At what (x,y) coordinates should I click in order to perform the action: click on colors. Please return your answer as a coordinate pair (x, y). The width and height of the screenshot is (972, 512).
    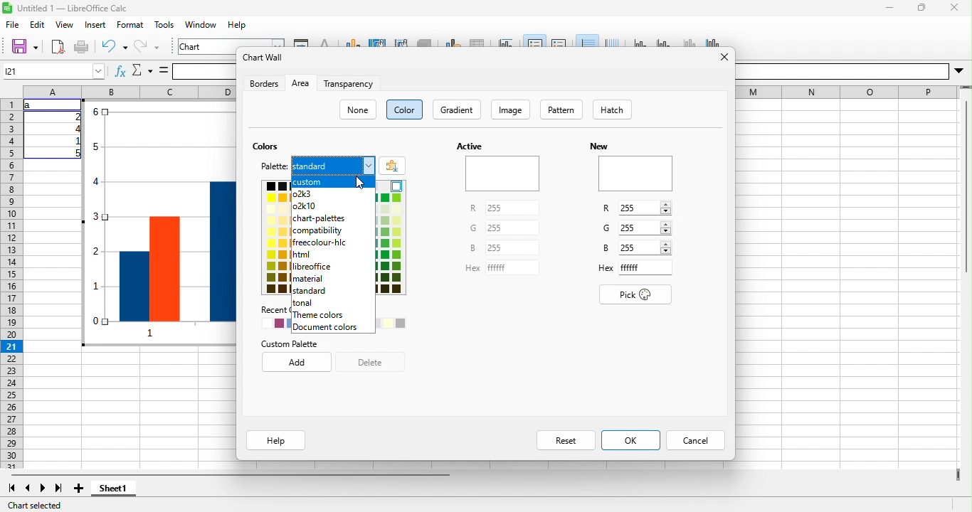
    Looking at the image, I should click on (265, 146).